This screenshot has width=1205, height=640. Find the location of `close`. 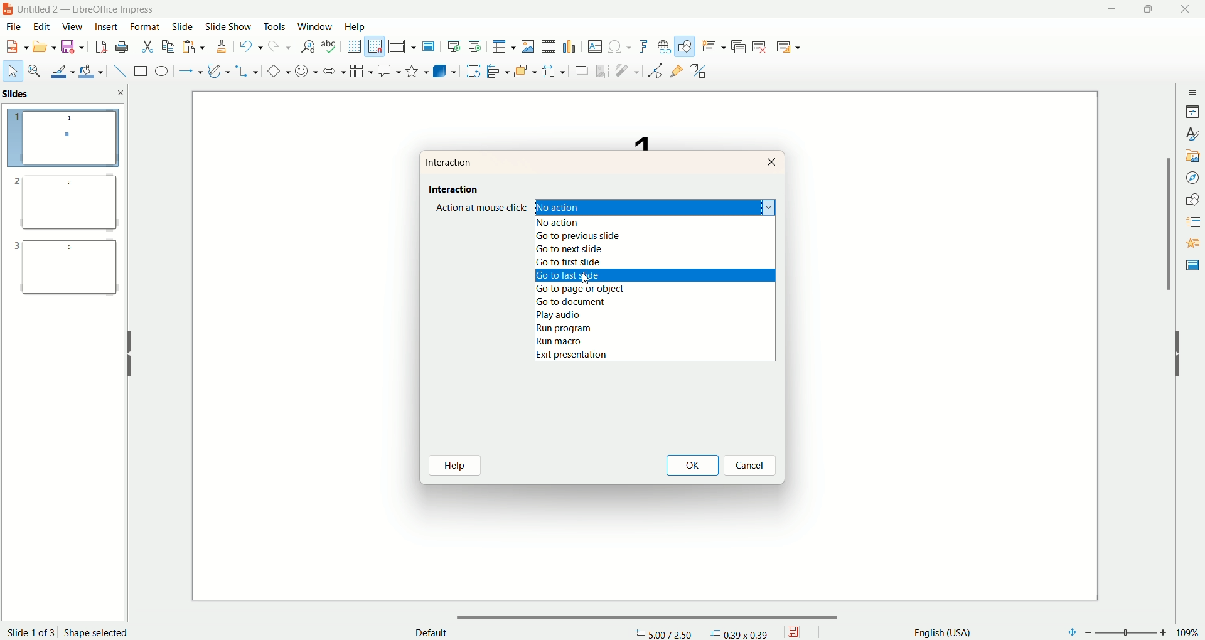

close is located at coordinates (1186, 10).